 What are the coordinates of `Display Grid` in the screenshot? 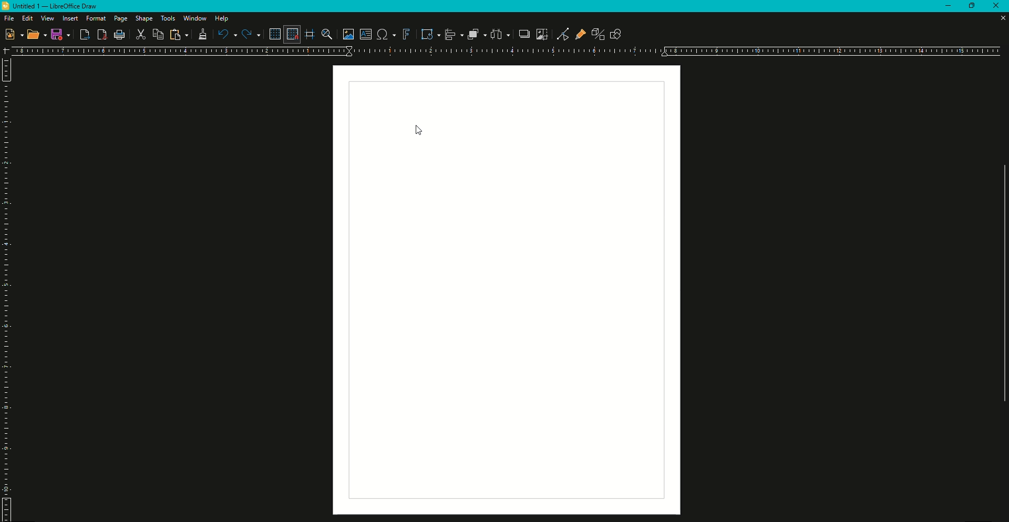 It's located at (274, 35).